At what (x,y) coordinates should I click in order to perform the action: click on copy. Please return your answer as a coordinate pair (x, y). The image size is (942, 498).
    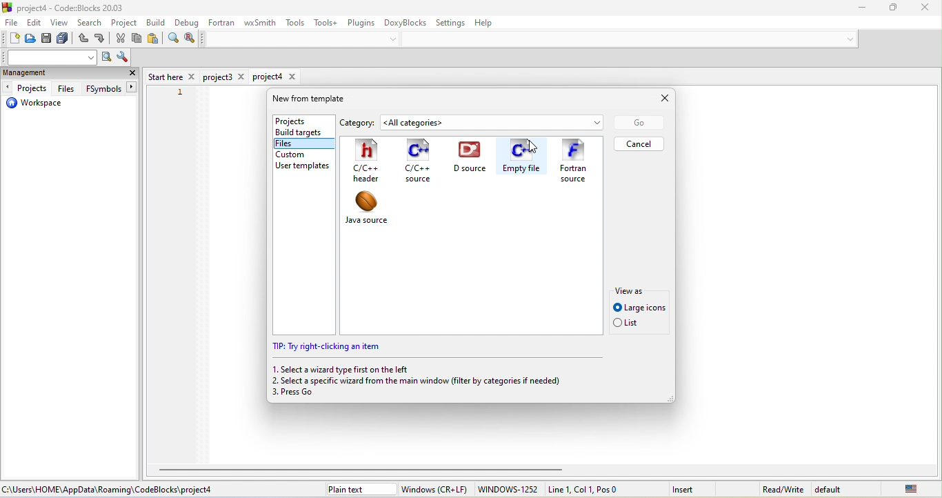
    Looking at the image, I should click on (138, 39).